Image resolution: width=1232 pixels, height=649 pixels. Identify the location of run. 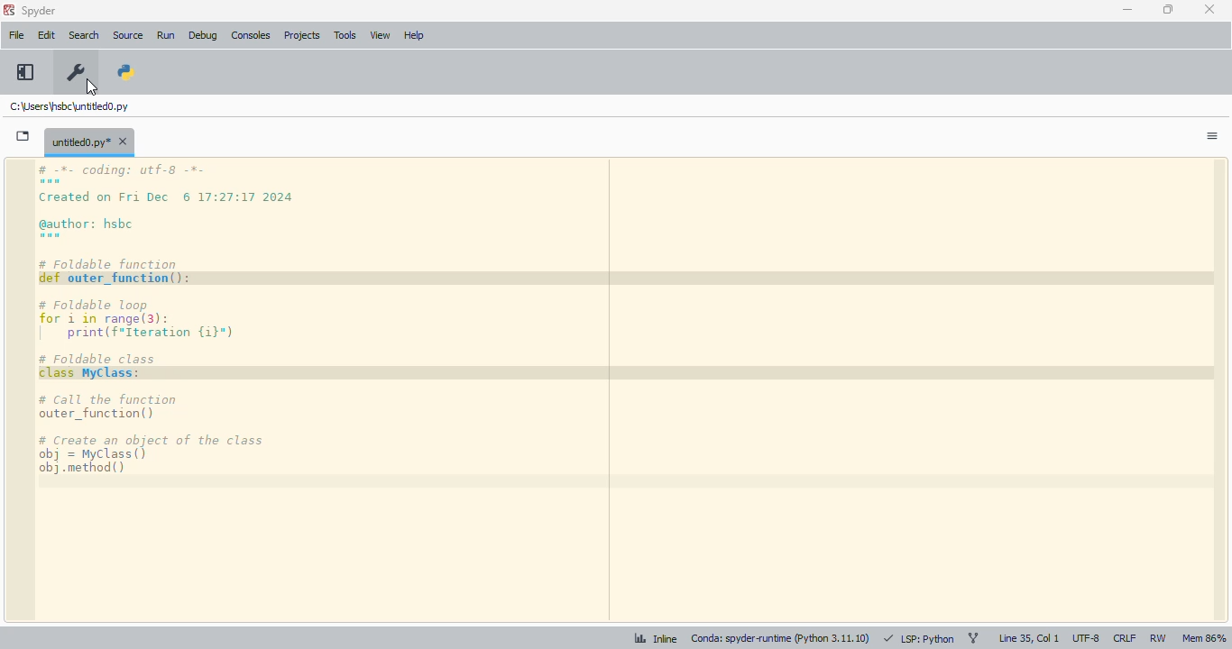
(166, 35).